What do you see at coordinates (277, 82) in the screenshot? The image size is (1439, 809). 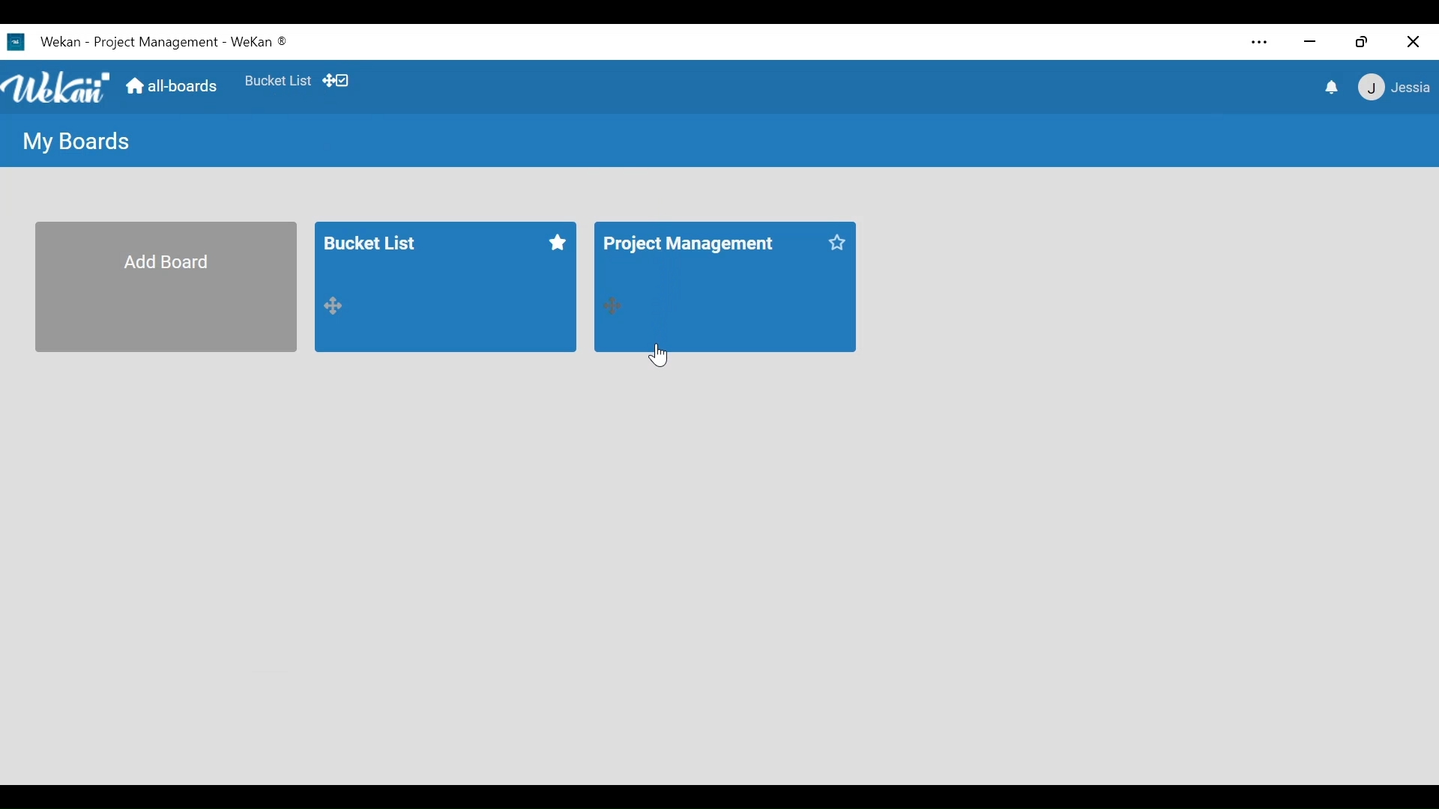 I see `Favorites` at bounding box center [277, 82].